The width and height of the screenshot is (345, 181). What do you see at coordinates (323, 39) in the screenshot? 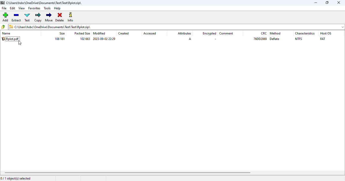
I see `FAT` at bounding box center [323, 39].